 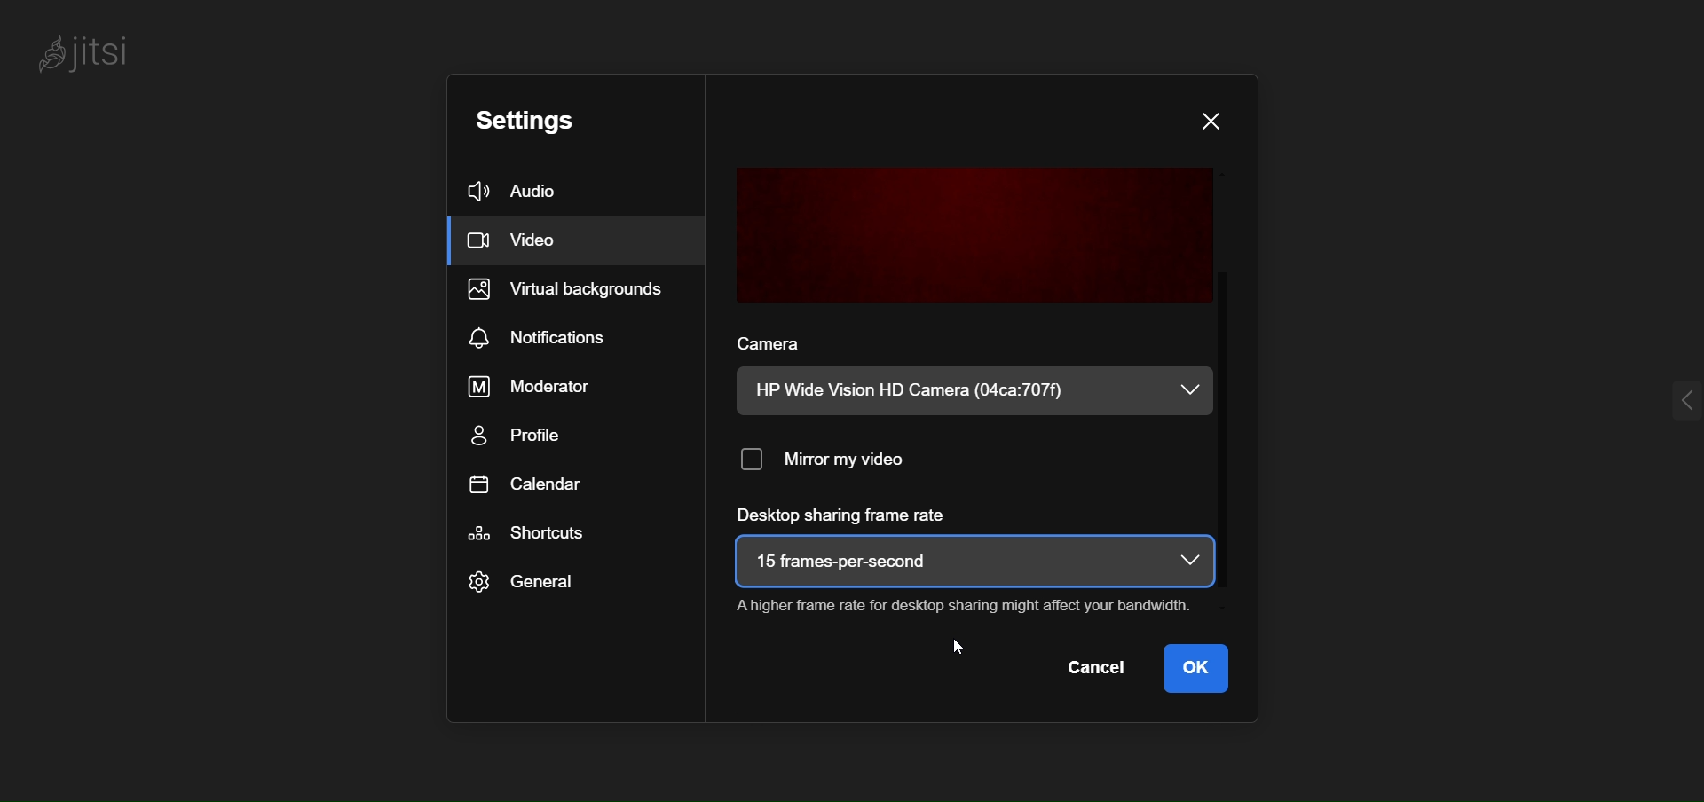 I want to click on virtual background, so click(x=576, y=292).